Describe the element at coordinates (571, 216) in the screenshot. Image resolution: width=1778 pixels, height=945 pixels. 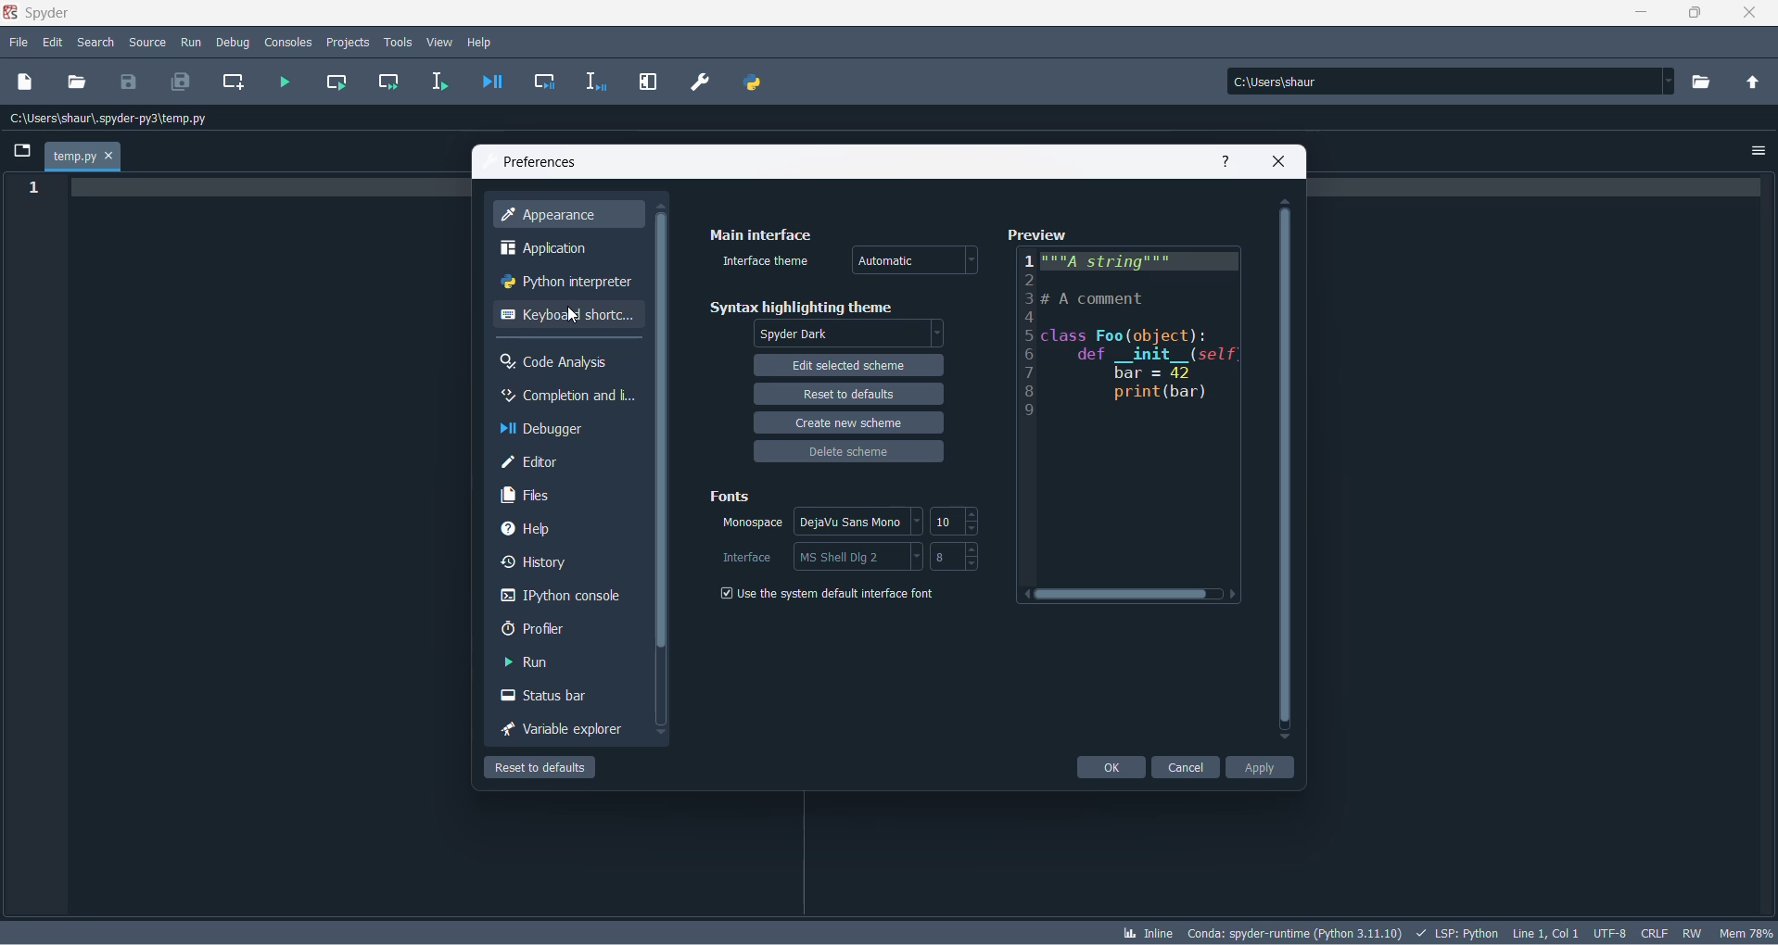
I see `appearance` at that location.